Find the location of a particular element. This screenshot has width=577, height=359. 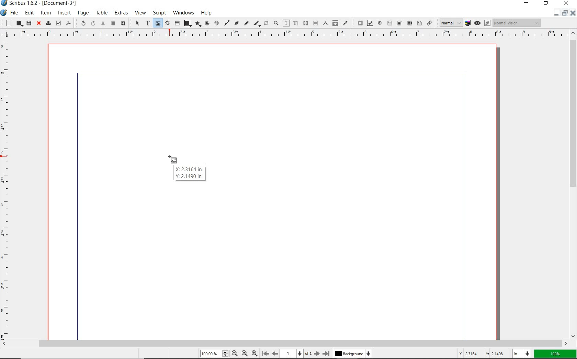

save as pdf is located at coordinates (69, 23).